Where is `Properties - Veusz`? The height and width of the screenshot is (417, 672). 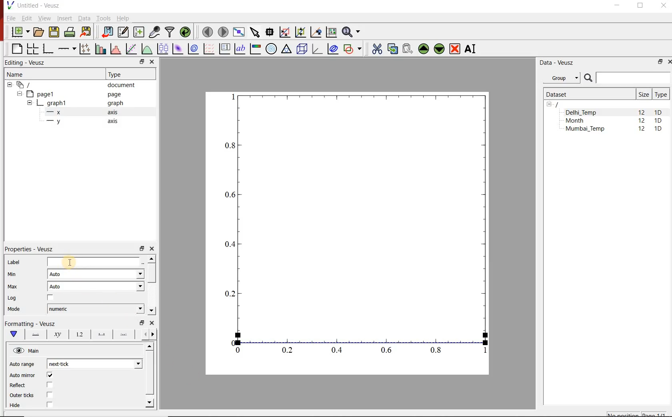 Properties - Veusz is located at coordinates (28, 249).